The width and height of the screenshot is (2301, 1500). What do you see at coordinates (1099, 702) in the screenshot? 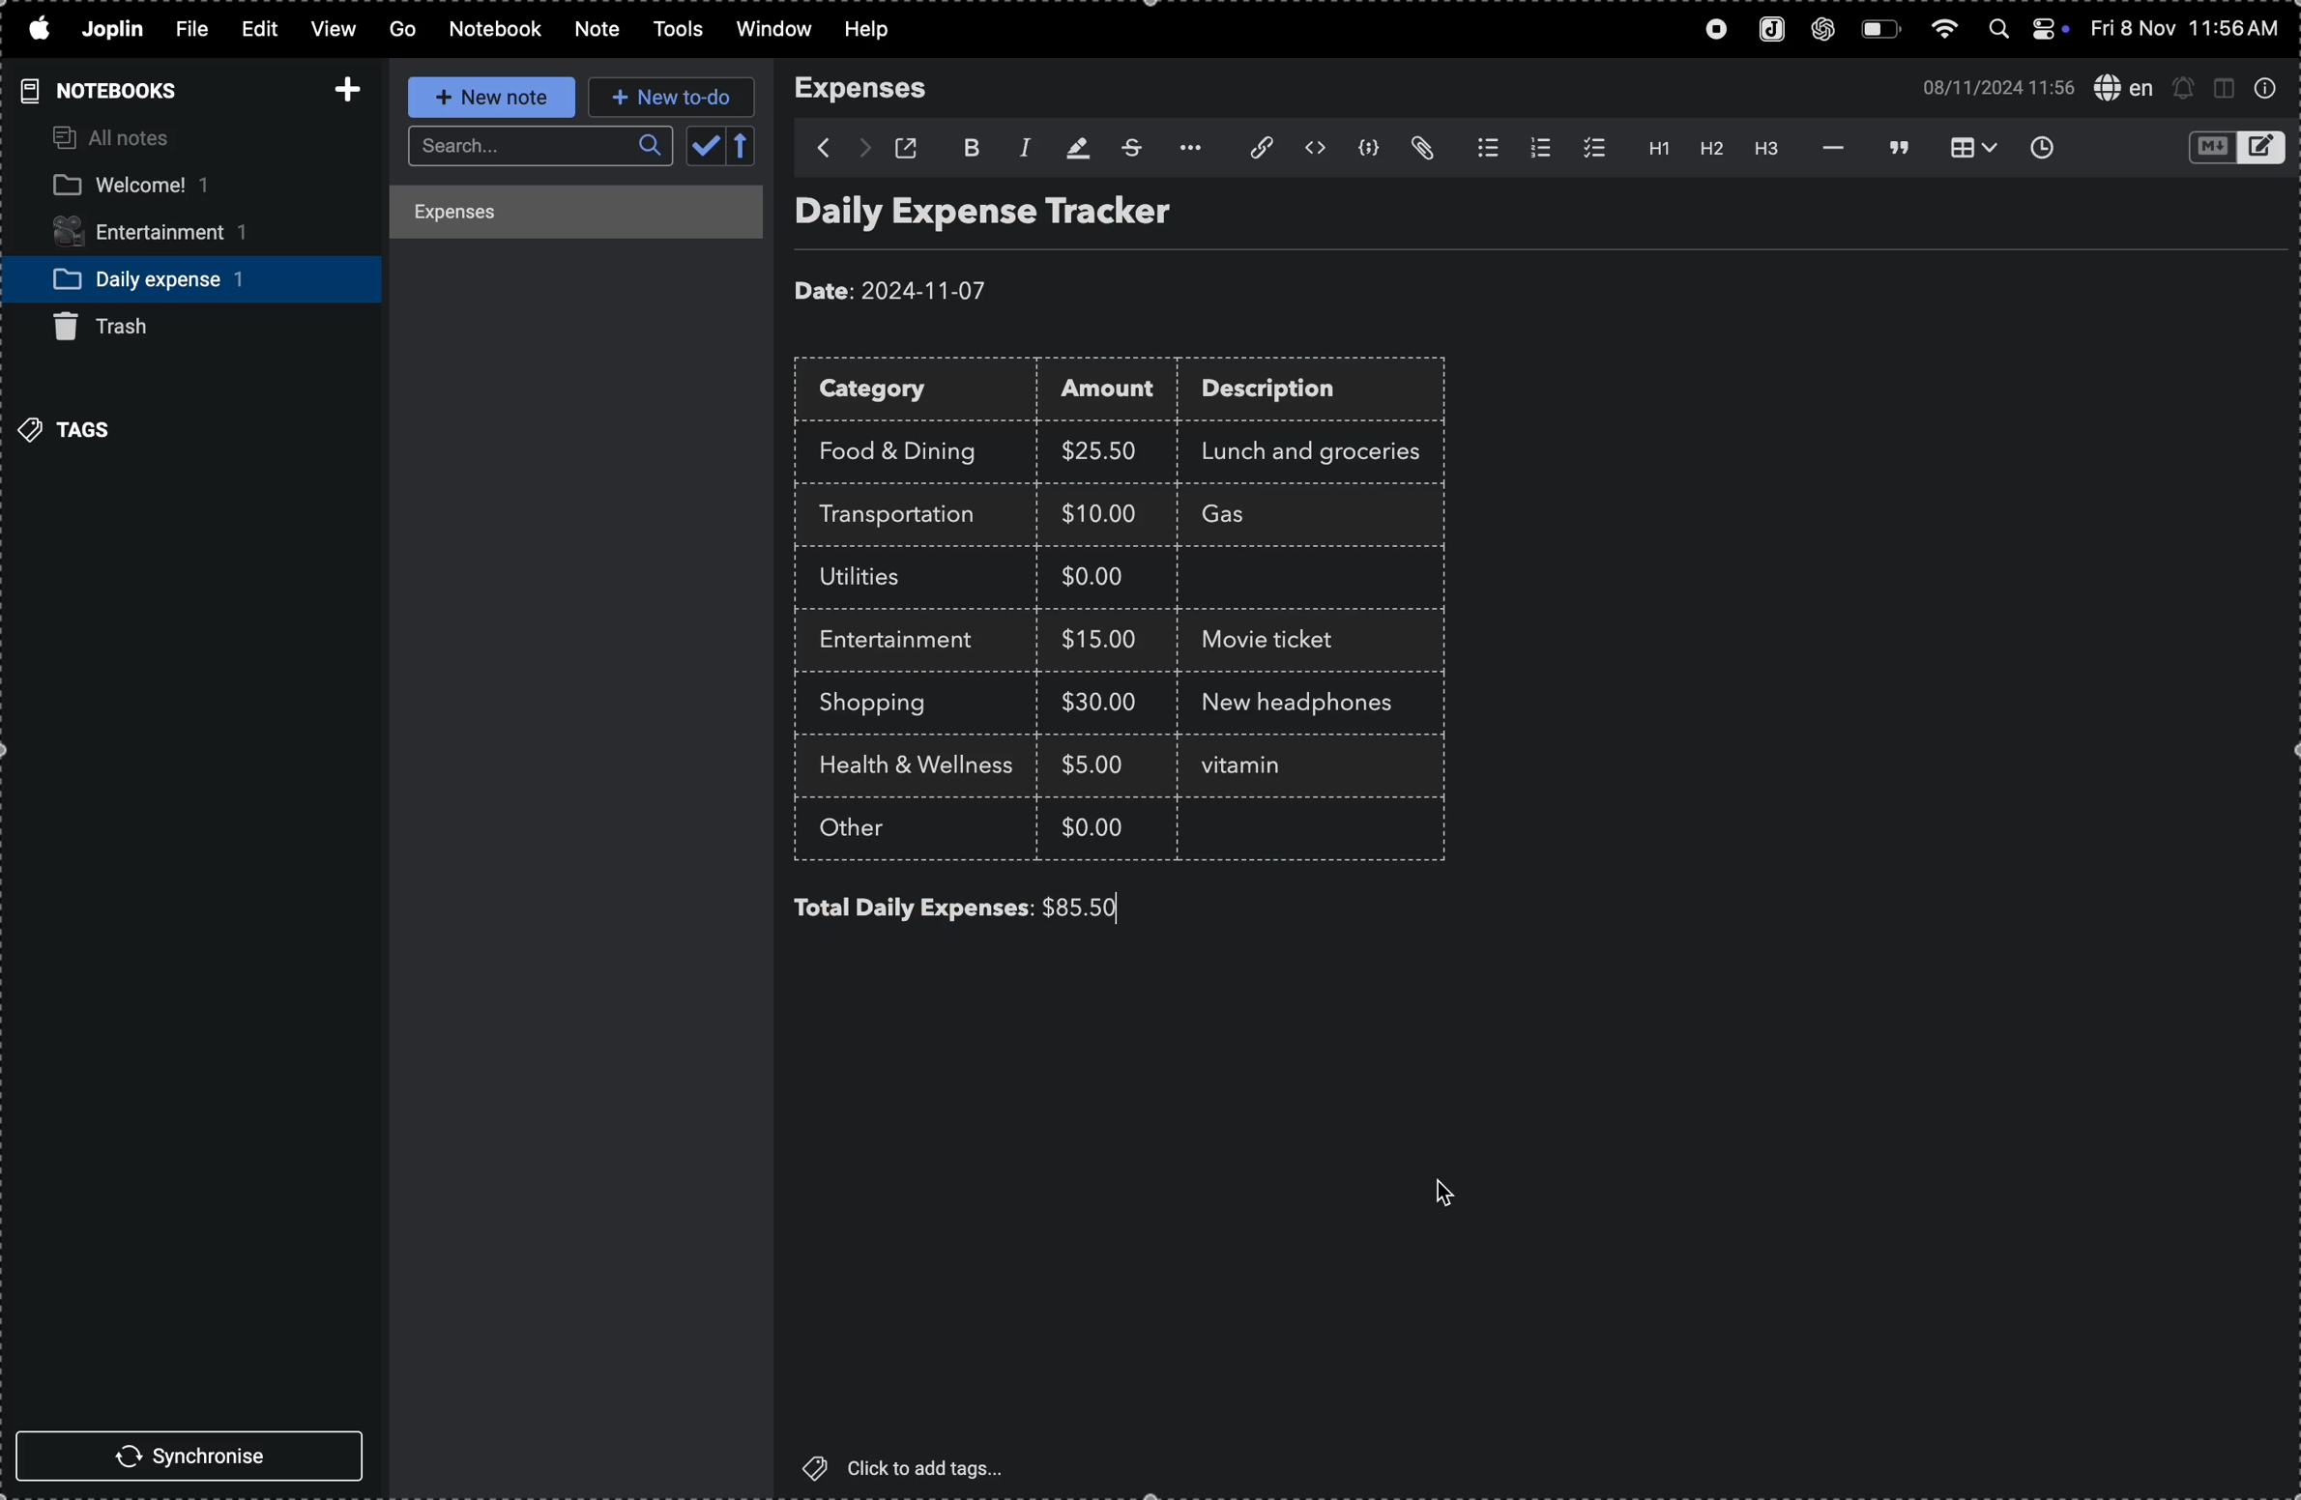
I see `$30.00` at bounding box center [1099, 702].